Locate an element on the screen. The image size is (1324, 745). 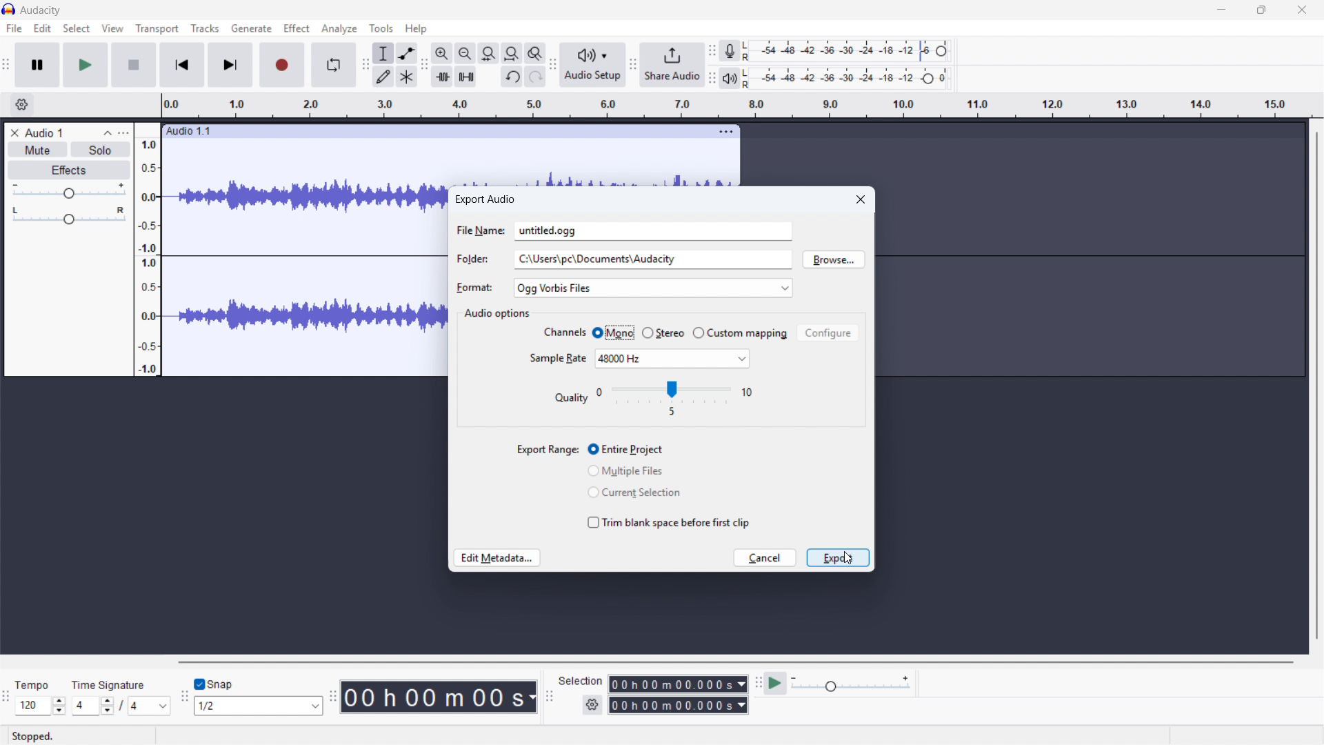
stopped is located at coordinates (39, 735).